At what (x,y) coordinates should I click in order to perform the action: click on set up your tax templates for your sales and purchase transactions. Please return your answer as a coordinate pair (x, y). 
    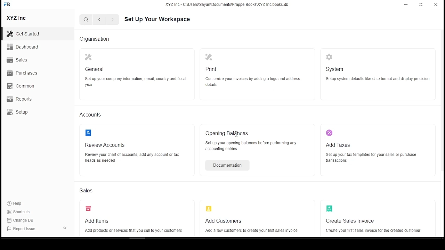
    Looking at the image, I should click on (371, 158).